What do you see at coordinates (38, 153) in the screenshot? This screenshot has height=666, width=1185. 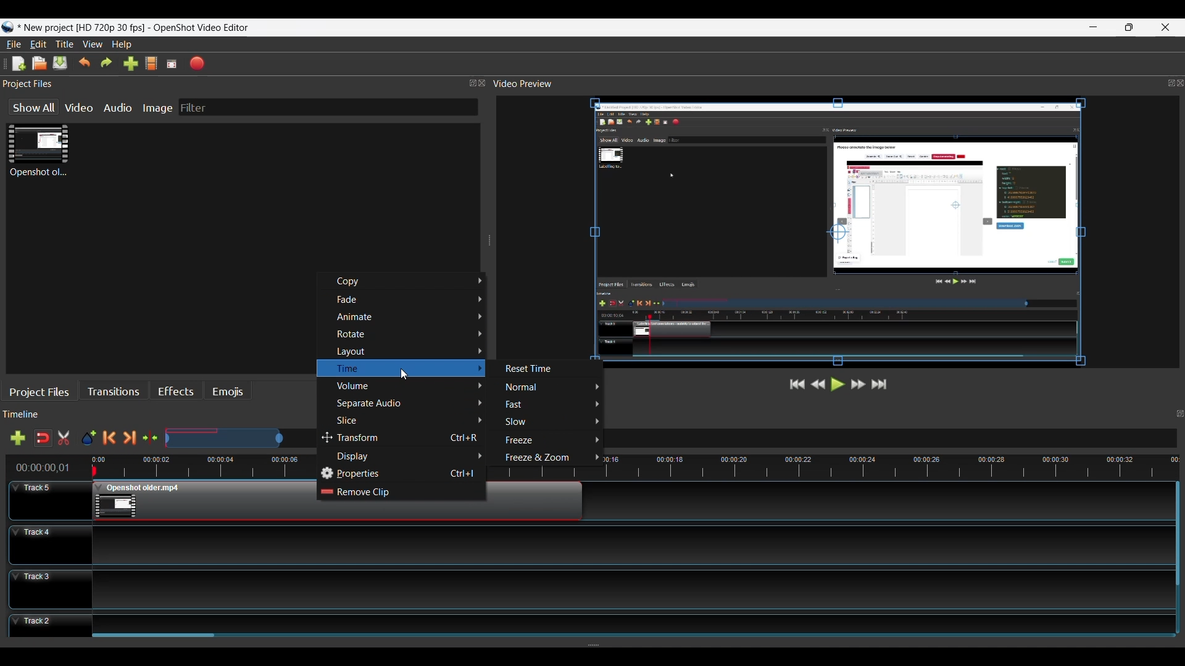 I see `Clip` at bounding box center [38, 153].